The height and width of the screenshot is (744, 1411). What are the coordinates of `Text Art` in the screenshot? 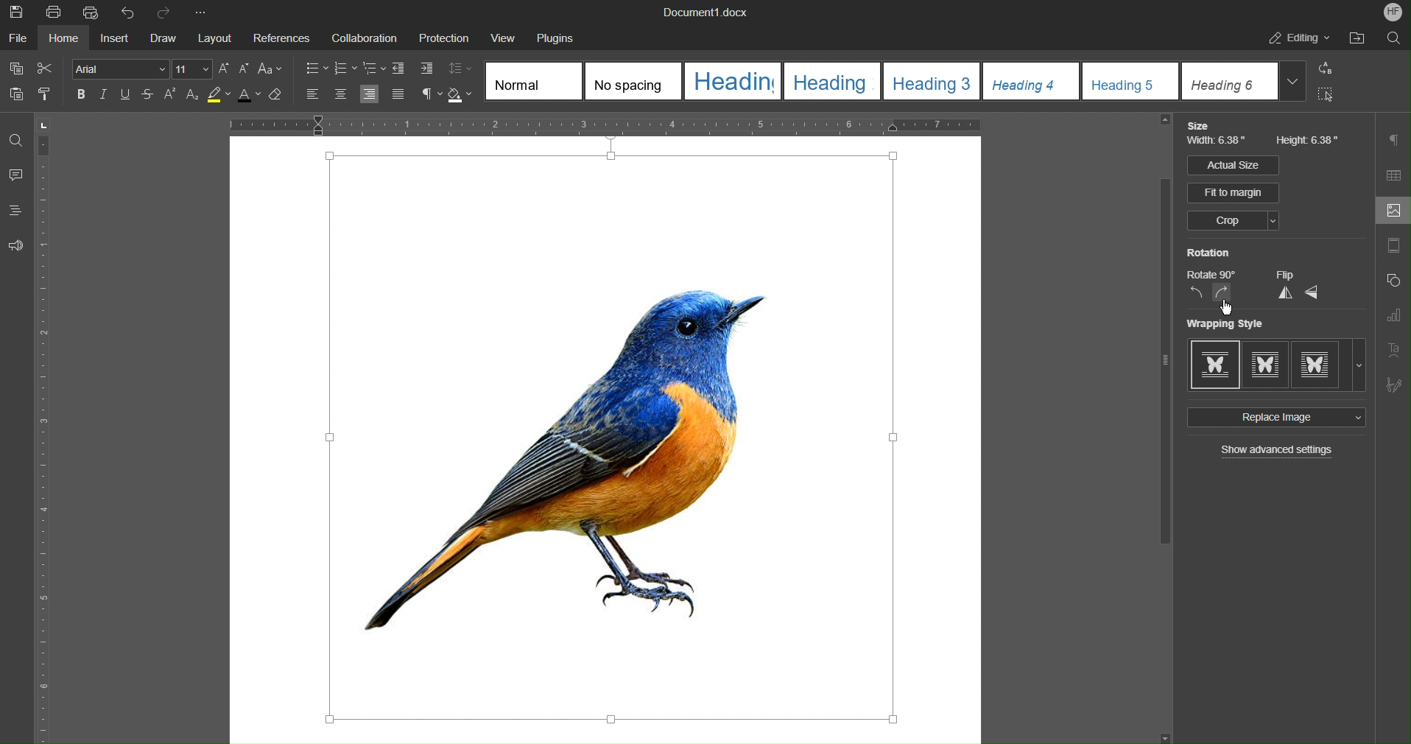 It's located at (1393, 349).